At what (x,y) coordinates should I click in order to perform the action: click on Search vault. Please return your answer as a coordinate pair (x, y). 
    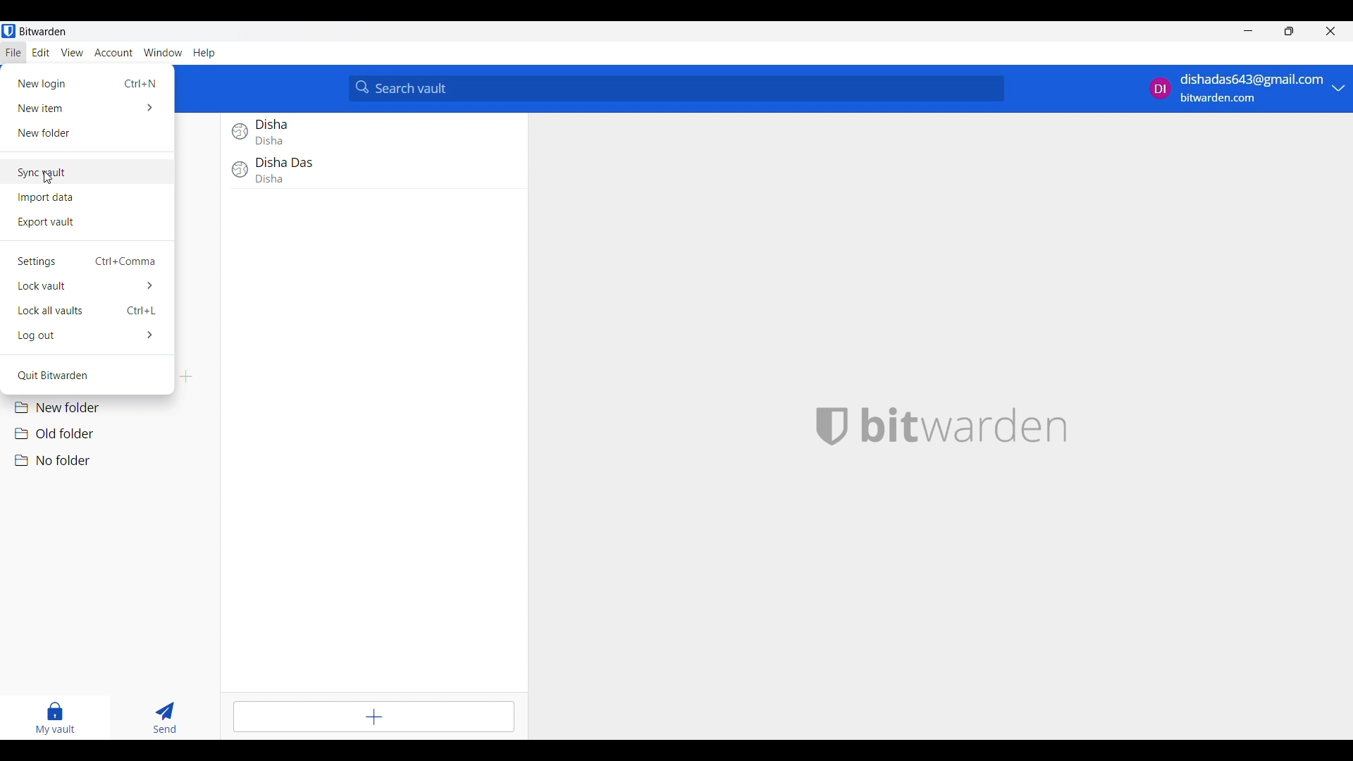
    Looking at the image, I should click on (677, 89).